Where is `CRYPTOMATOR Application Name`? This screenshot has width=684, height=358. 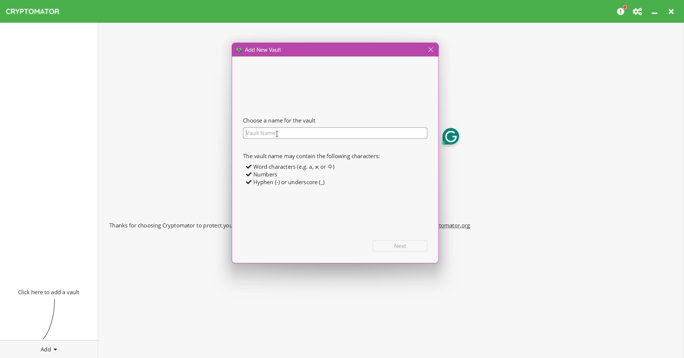 CRYPTOMATOR Application Name is located at coordinates (36, 11).